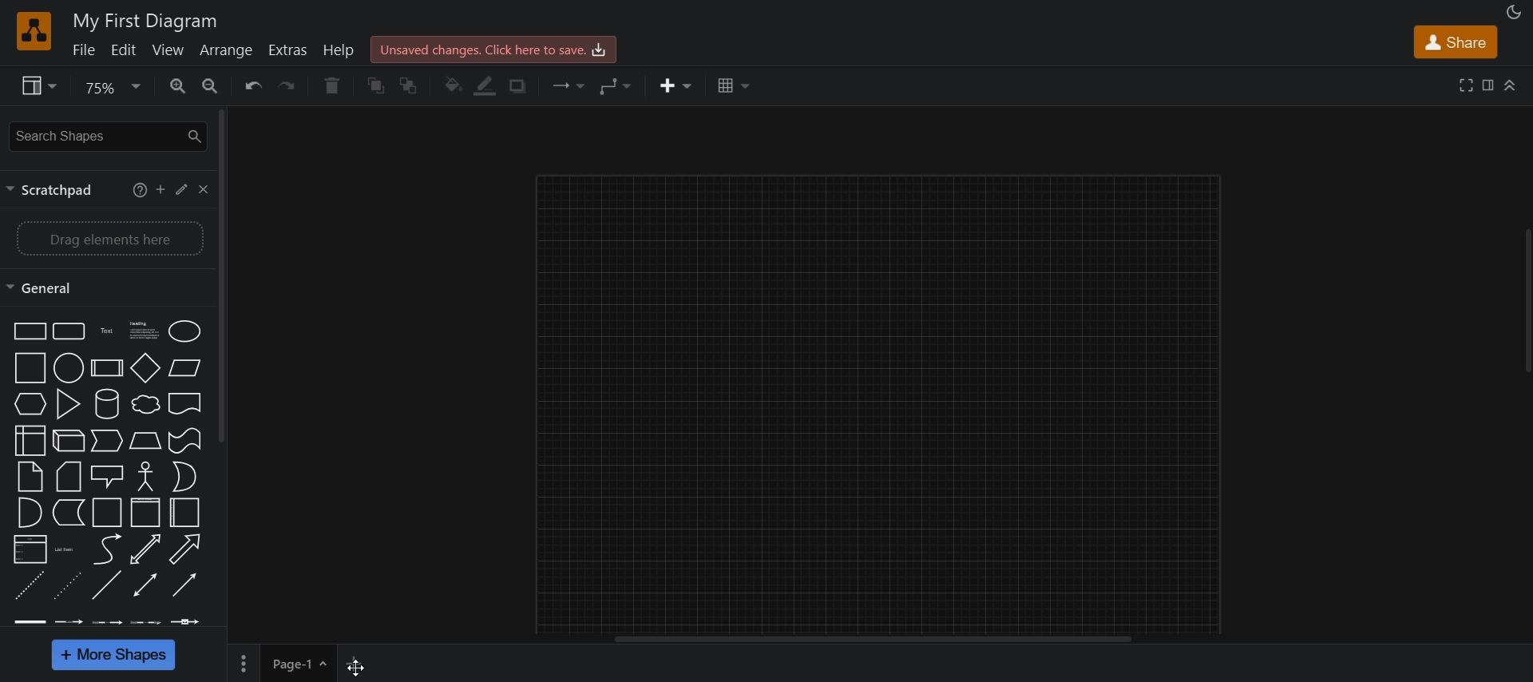 Image resolution: width=1533 pixels, height=682 pixels. What do you see at coordinates (56, 189) in the screenshot?
I see `scratchpad` at bounding box center [56, 189].